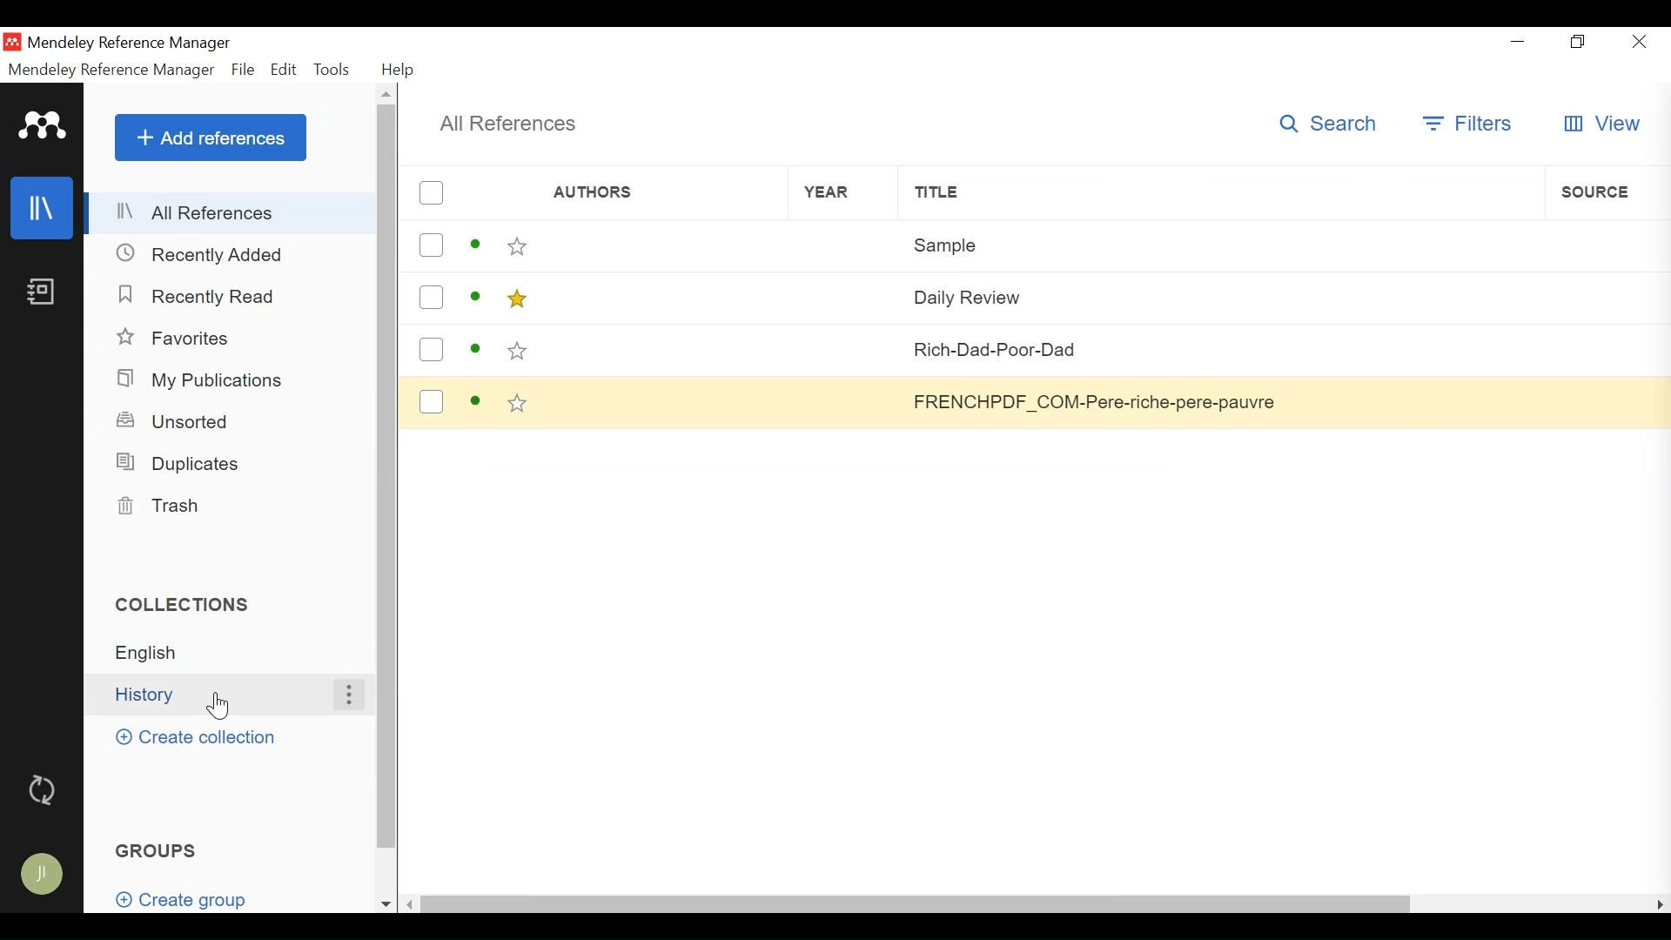 Image resolution: width=1671 pixels, height=940 pixels. I want to click on Scroll up, so click(387, 93).